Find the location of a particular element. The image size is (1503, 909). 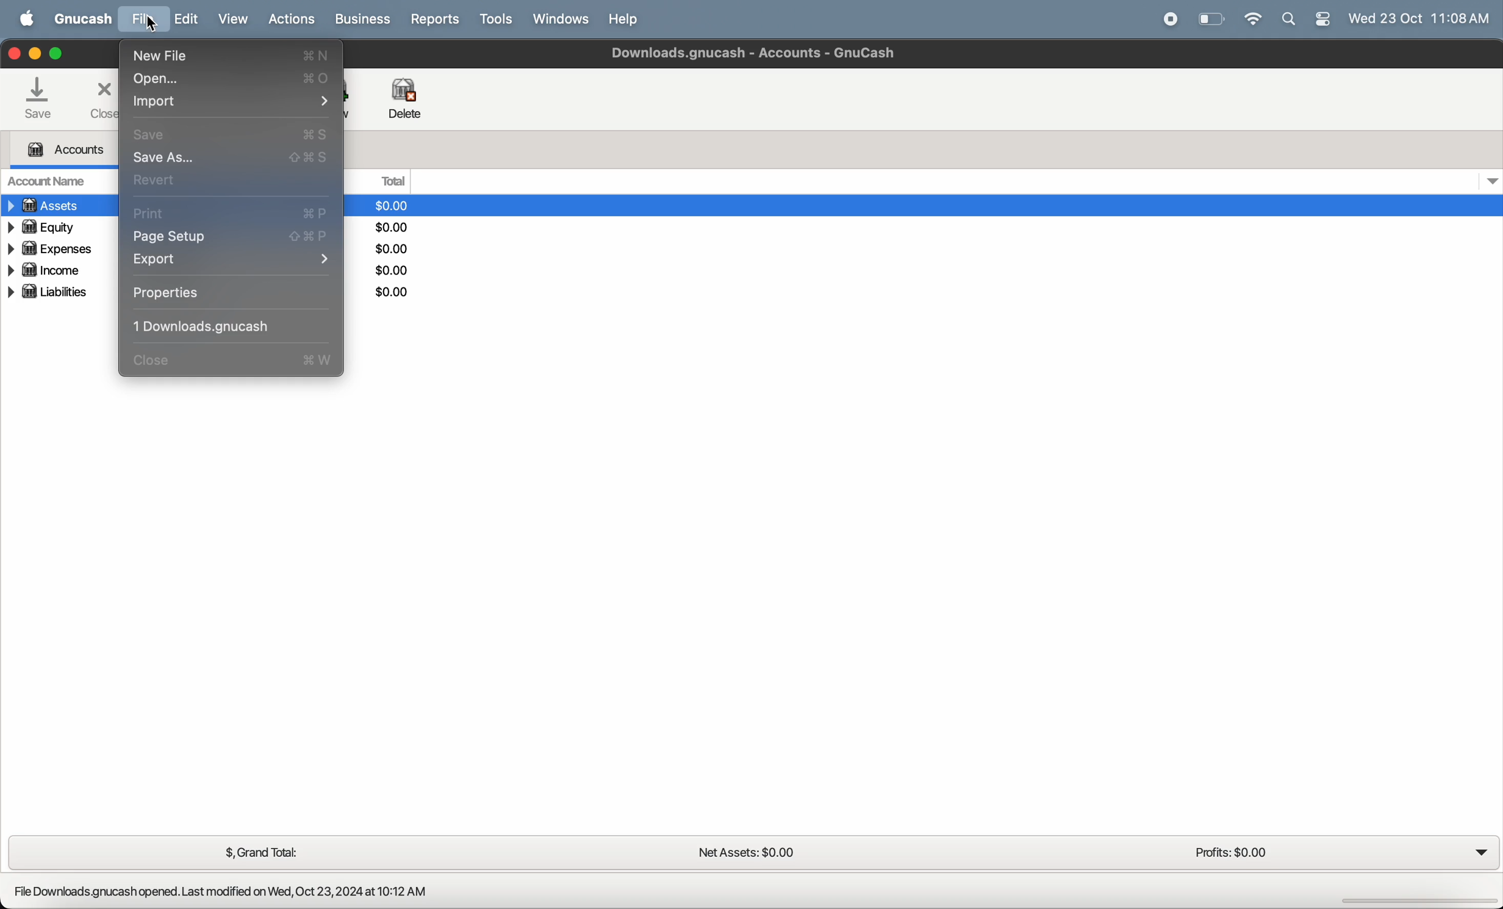

dollars is located at coordinates (393, 293).